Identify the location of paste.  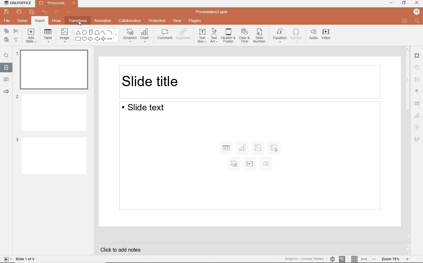
(6, 40).